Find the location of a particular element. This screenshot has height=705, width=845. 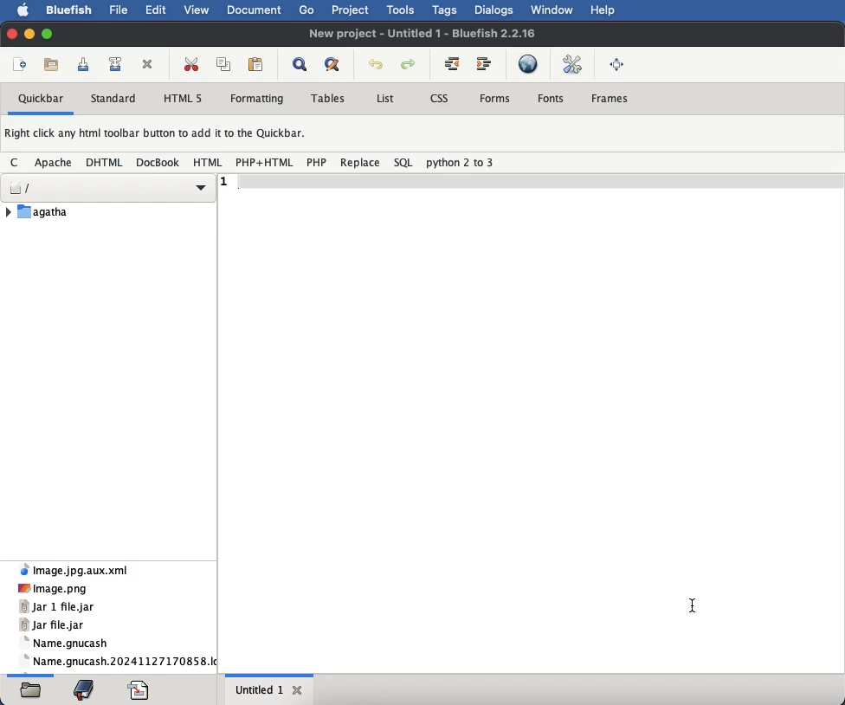

advanced find and replace is located at coordinates (333, 65).